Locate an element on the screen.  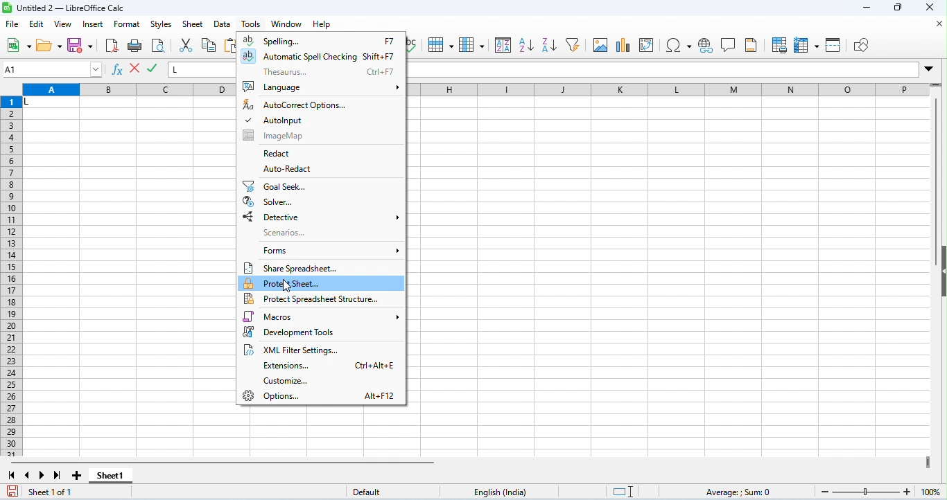
freeze rows and columns is located at coordinates (808, 46).